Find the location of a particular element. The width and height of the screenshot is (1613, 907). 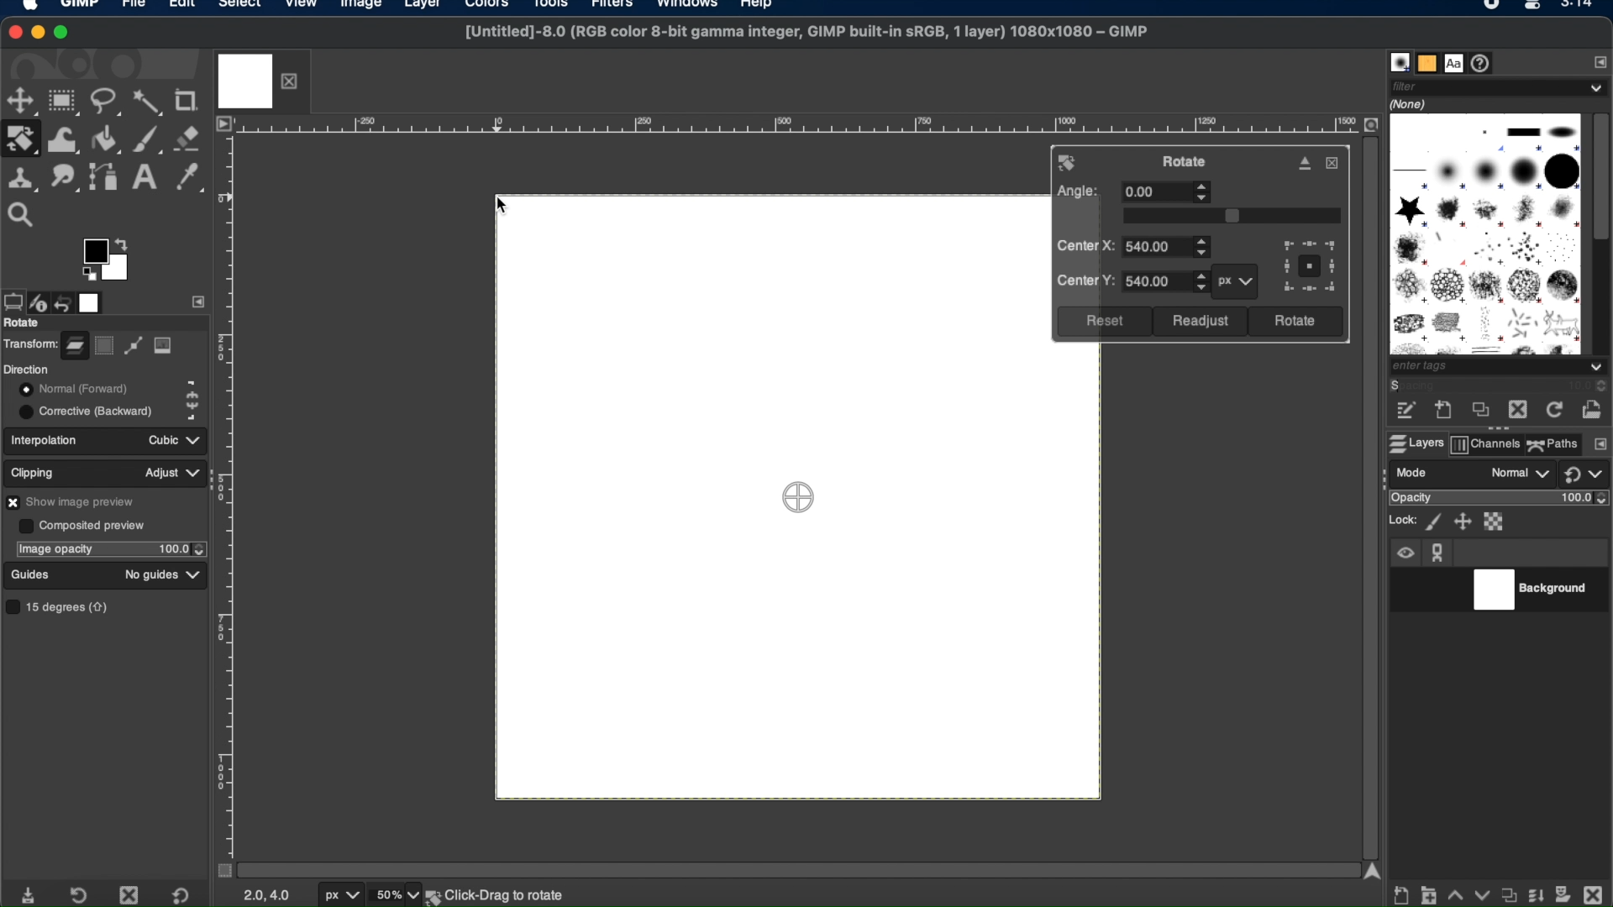

opacity stepper buttons is located at coordinates (182, 548).